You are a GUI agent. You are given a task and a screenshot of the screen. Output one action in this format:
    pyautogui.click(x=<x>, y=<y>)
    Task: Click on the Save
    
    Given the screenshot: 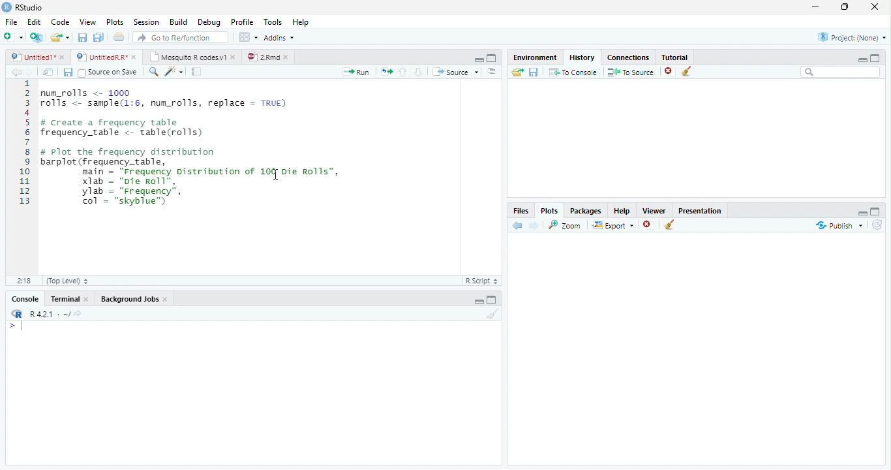 What is the action you would take?
    pyautogui.click(x=67, y=72)
    